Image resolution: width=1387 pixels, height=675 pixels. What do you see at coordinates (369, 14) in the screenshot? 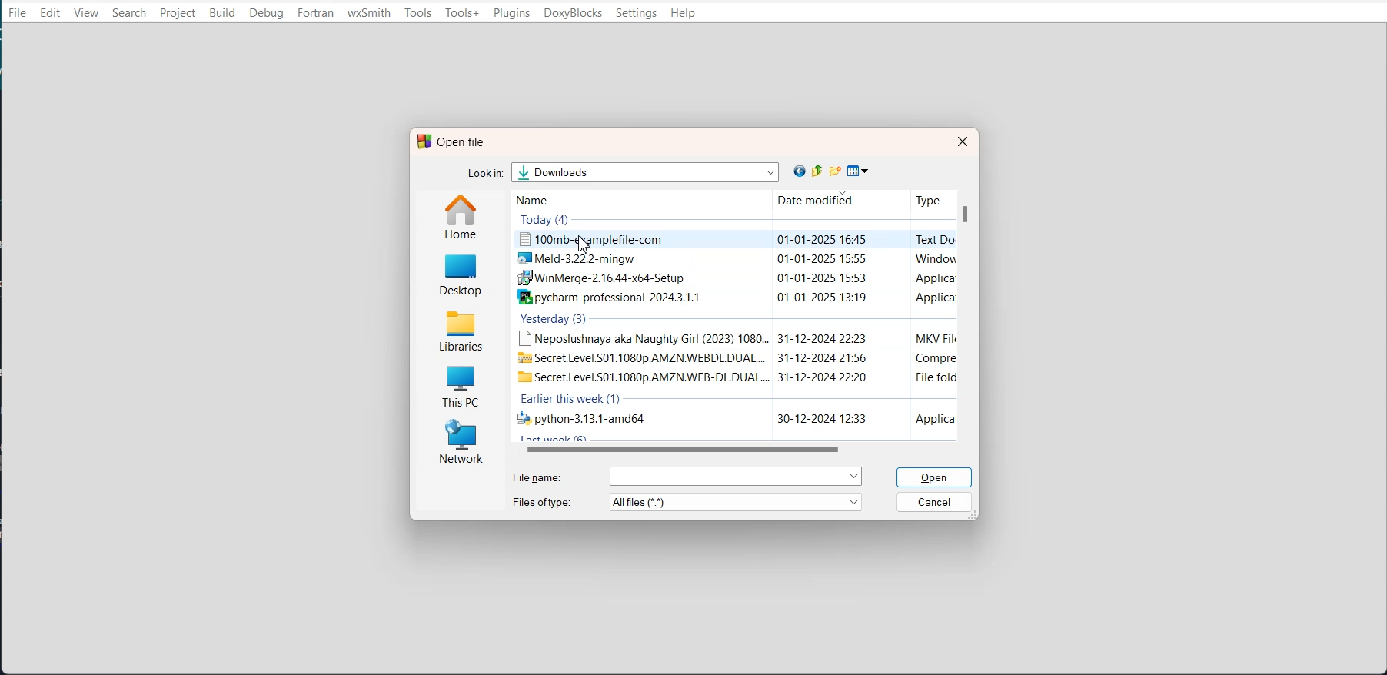
I see `wxSmith` at bounding box center [369, 14].